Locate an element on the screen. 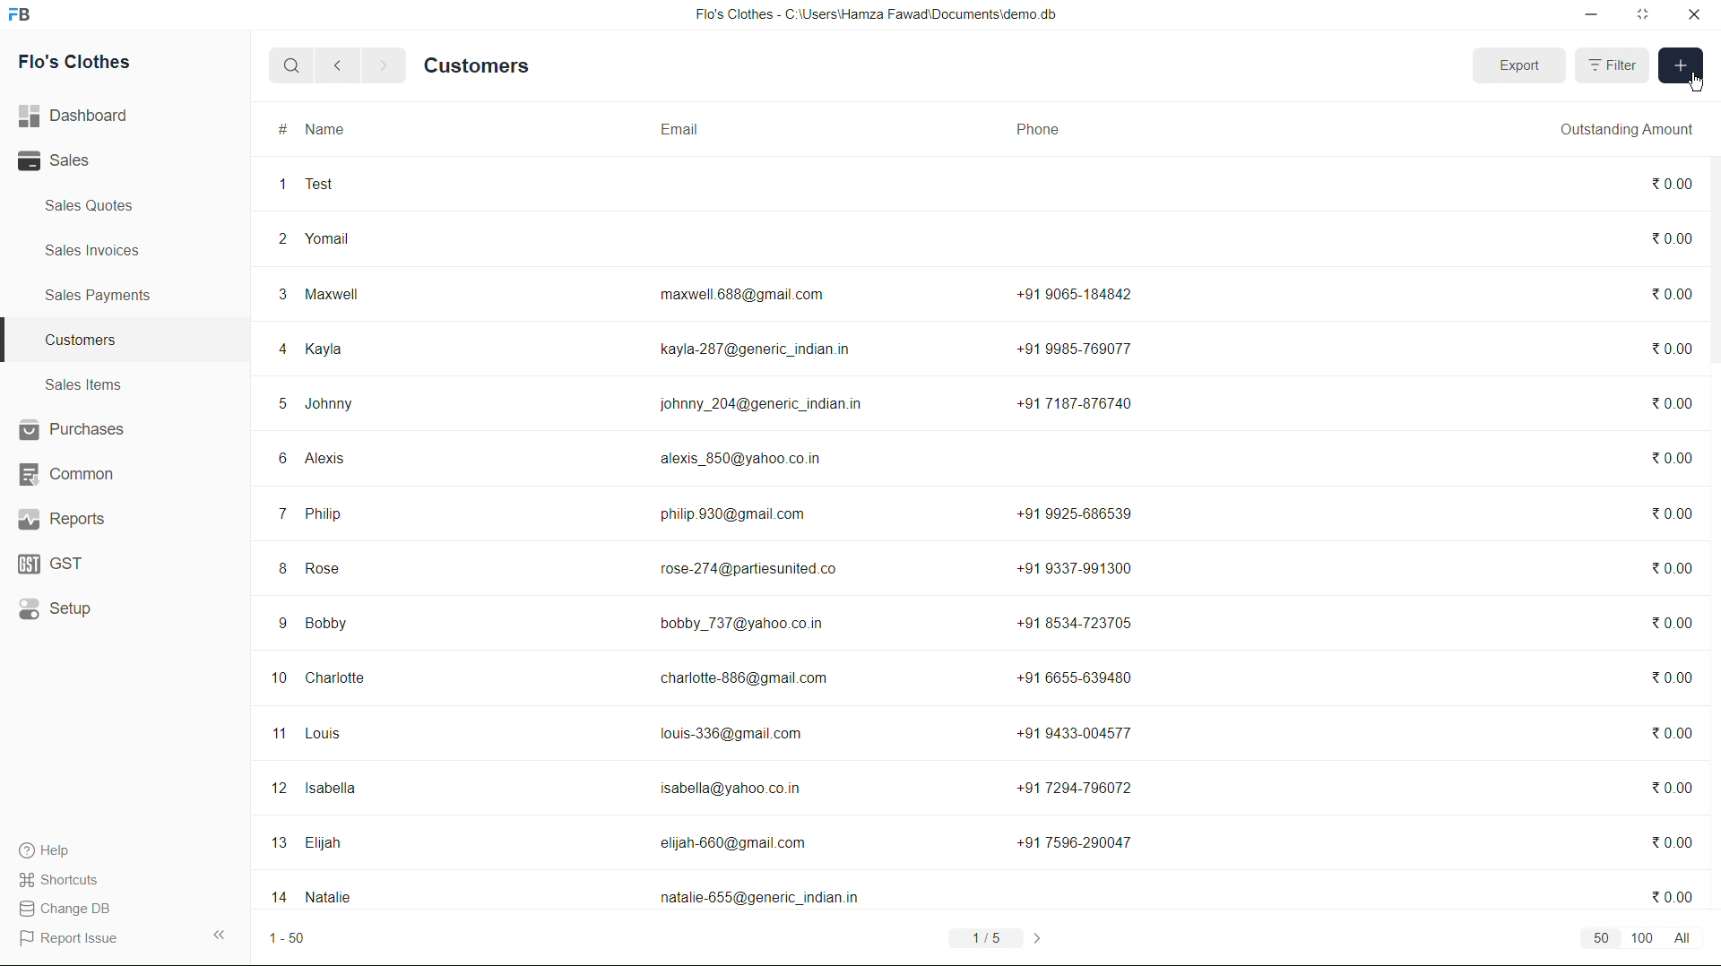  next is located at coordinates (386, 67).